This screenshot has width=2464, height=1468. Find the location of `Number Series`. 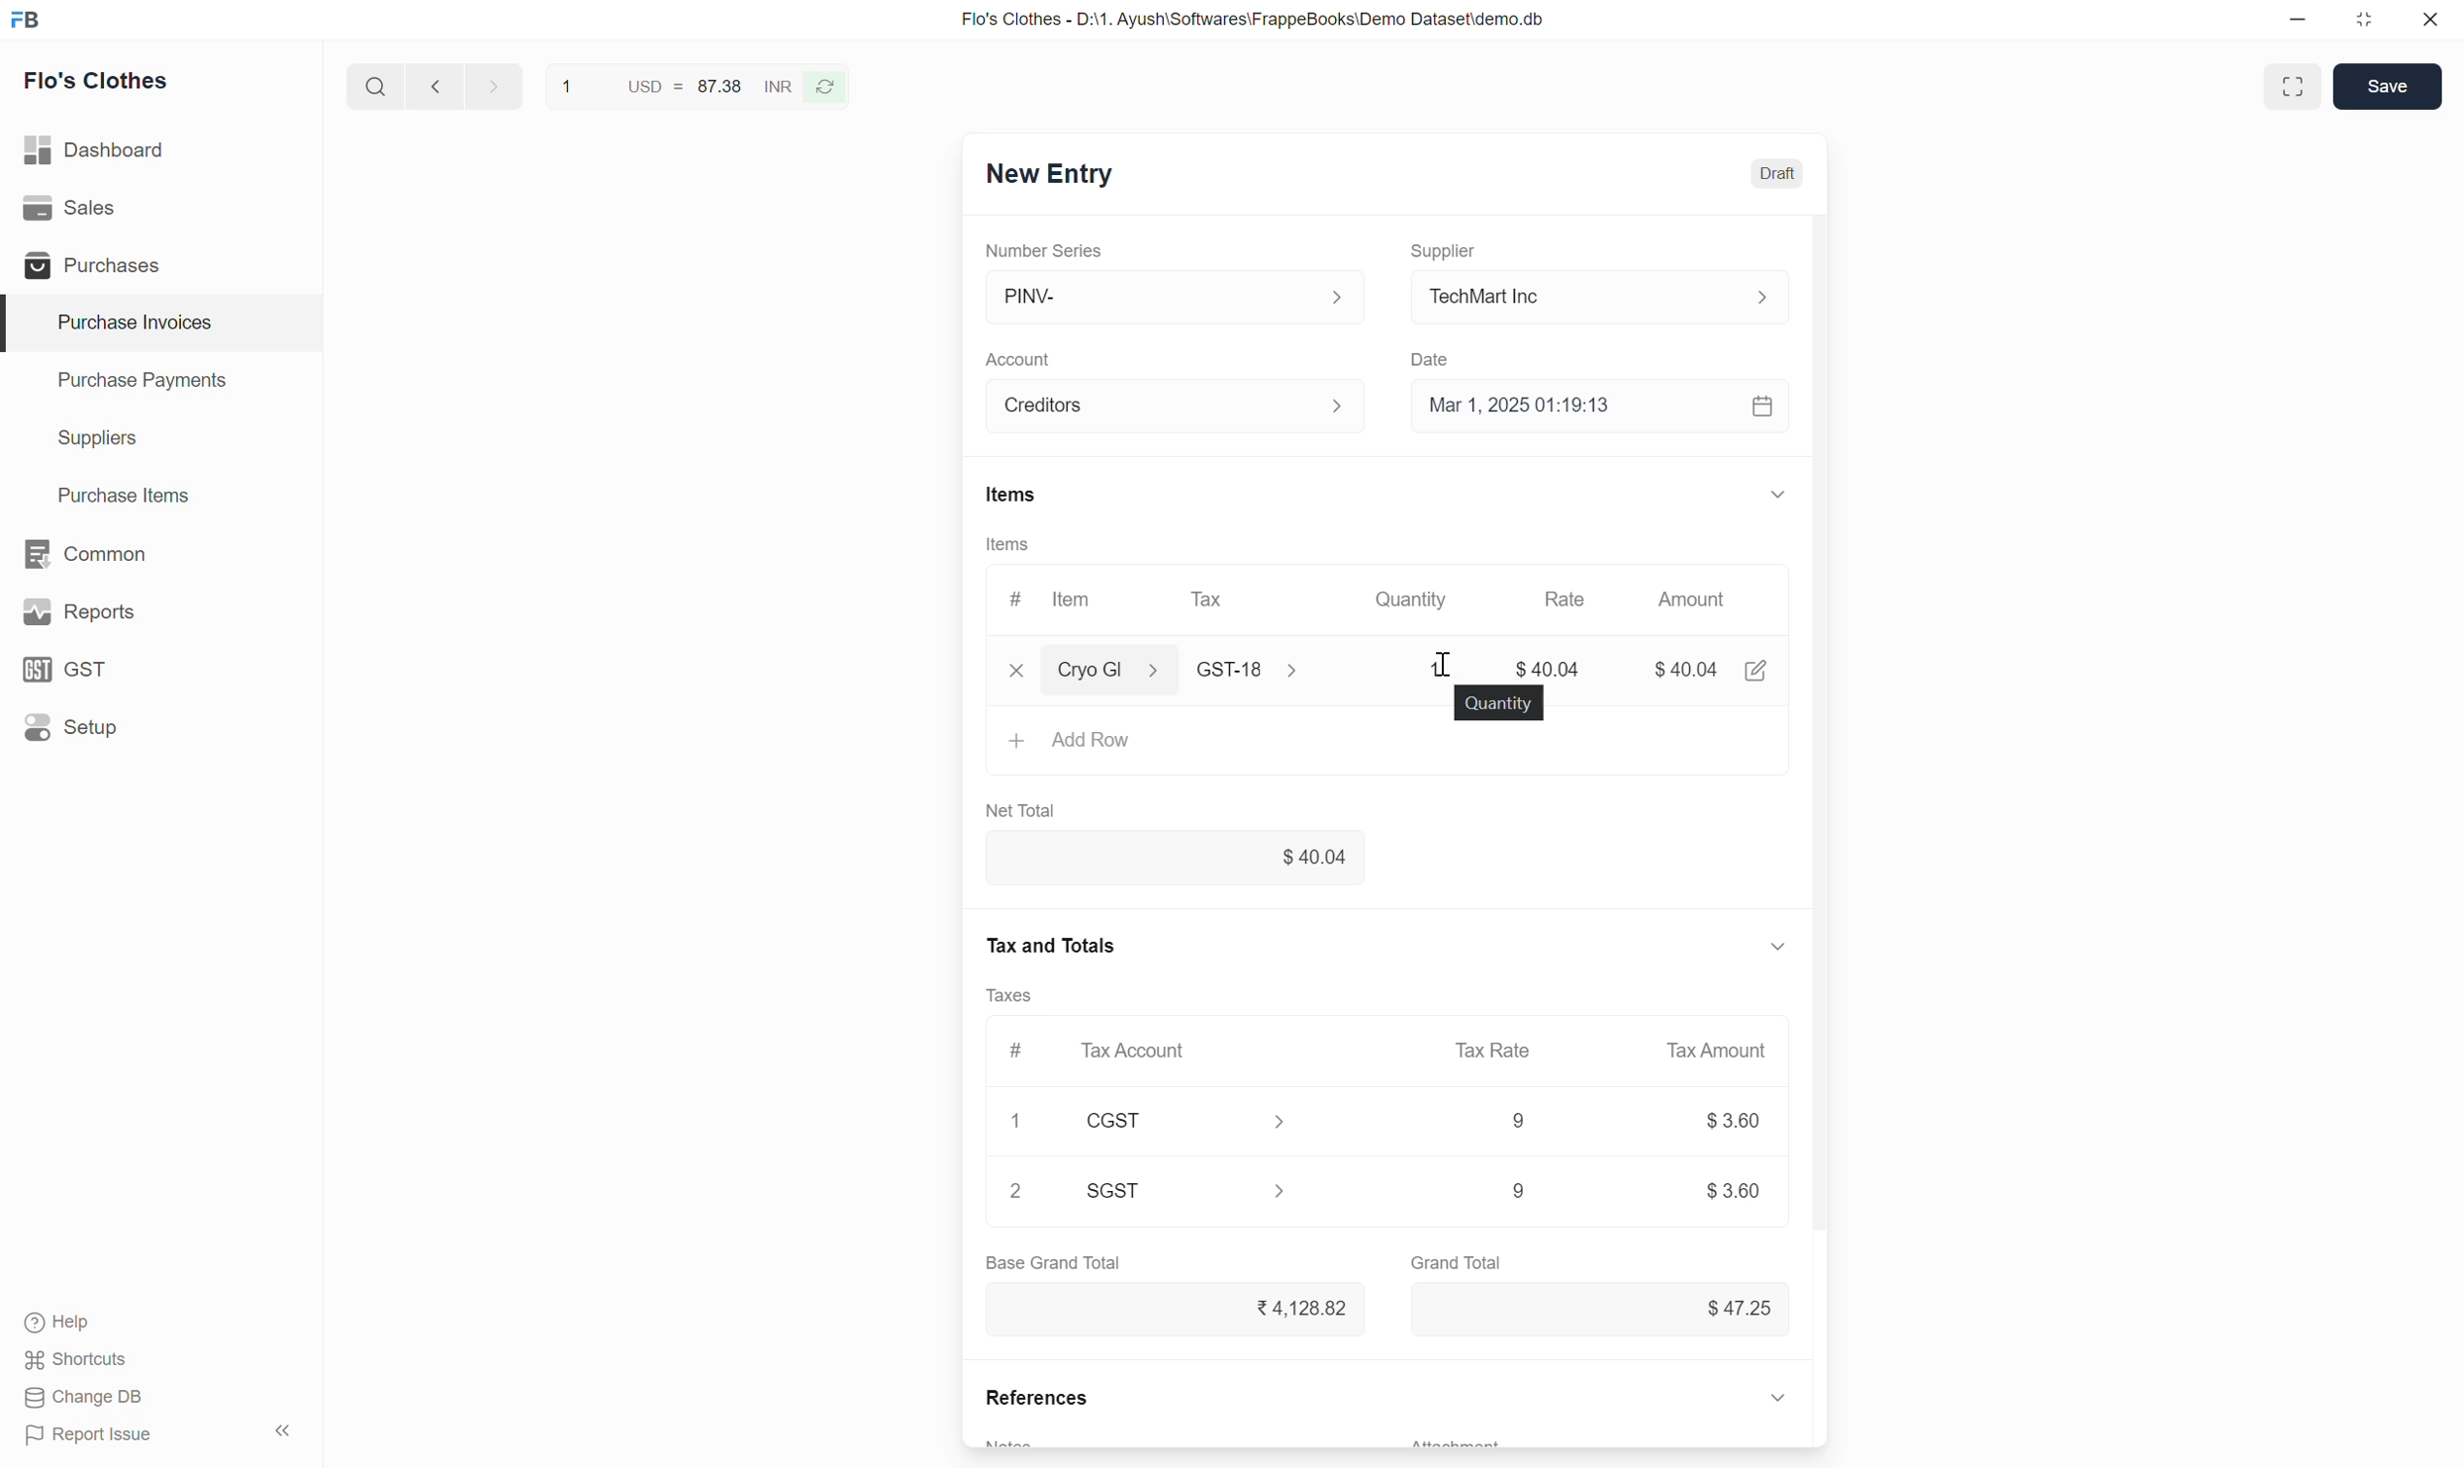

Number Series is located at coordinates (1055, 248).